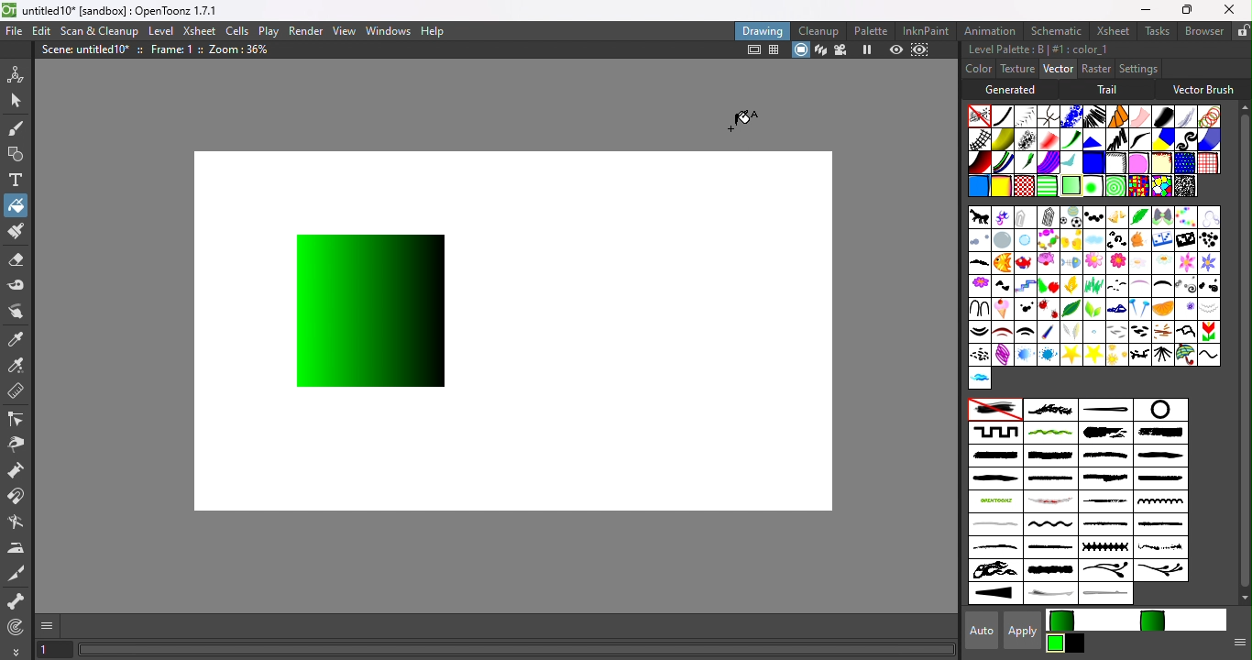 The image size is (1252, 660). What do you see at coordinates (994, 571) in the screenshot?
I see `stencil_flame` at bounding box center [994, 571].